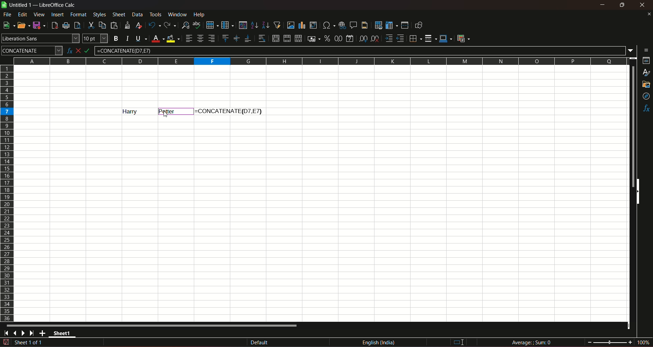 Image resolution: width=653 pixels, height=347 pixels. Describe the element at coordinates (313, 39) in the screenshot. I see `format as currency` at that location.